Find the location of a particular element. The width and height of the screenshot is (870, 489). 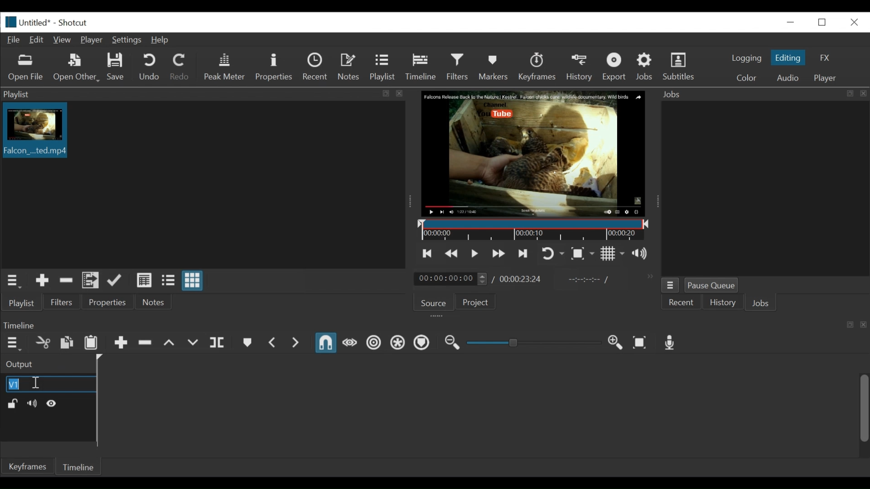

File name is located at coordinates (27, 21).